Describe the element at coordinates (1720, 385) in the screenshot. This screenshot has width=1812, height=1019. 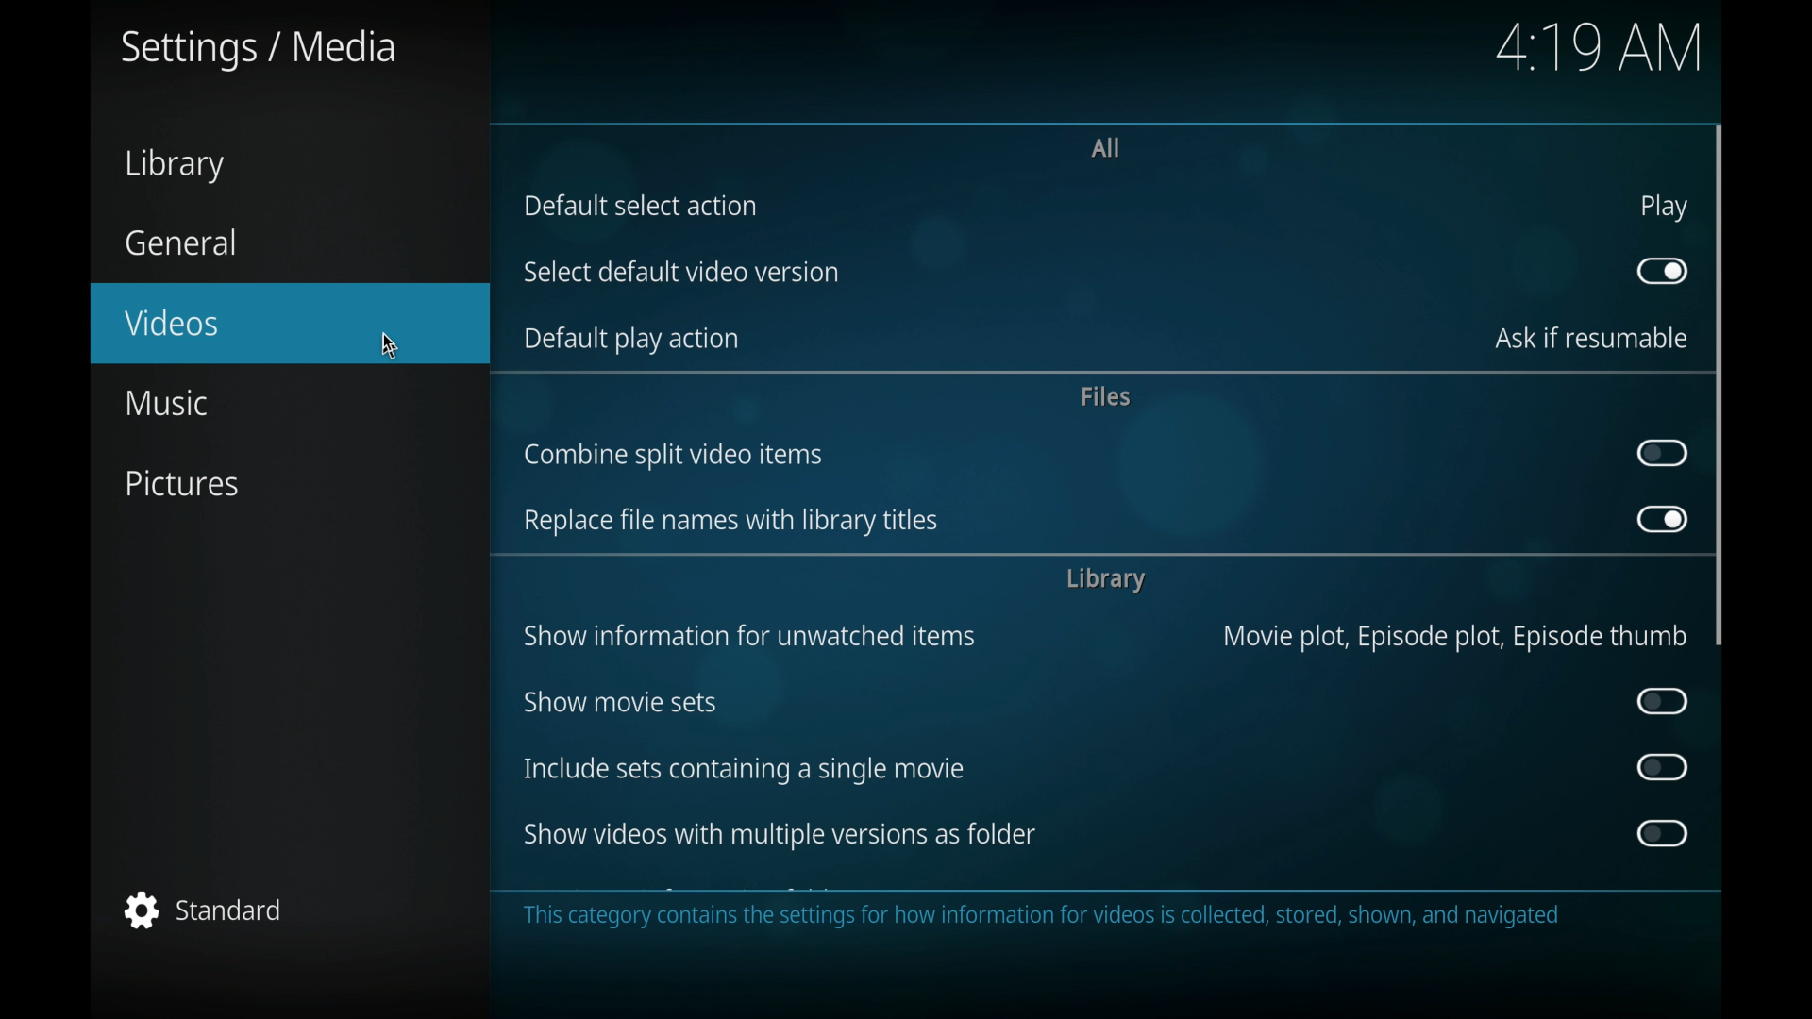
I see `scroll box` at that location.